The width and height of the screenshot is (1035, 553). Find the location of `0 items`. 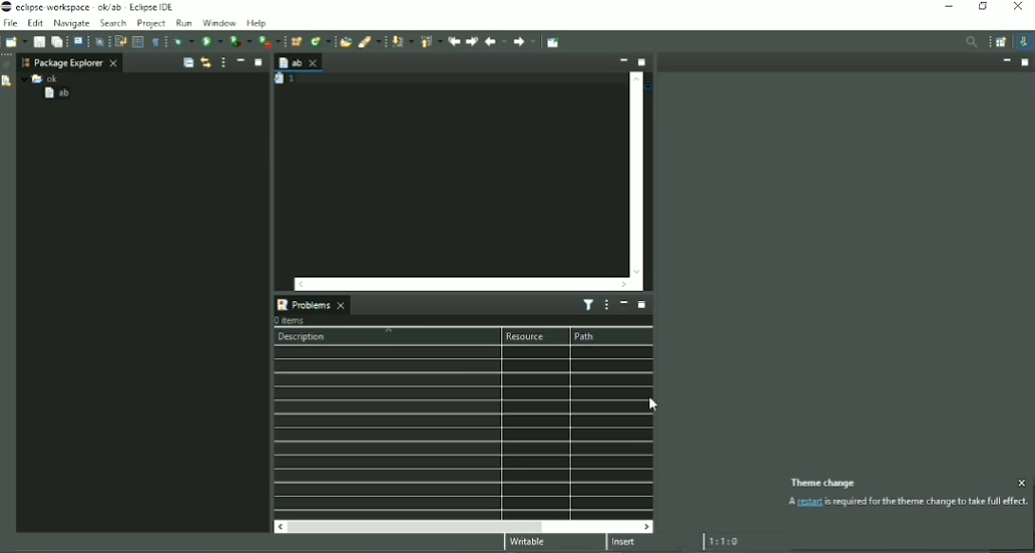

0 items is located at coordinates (289, 321).